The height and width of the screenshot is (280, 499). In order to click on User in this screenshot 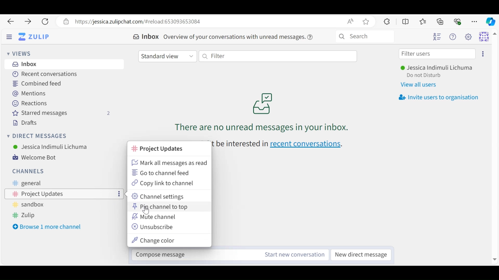, I will do `click(438, 68)`.